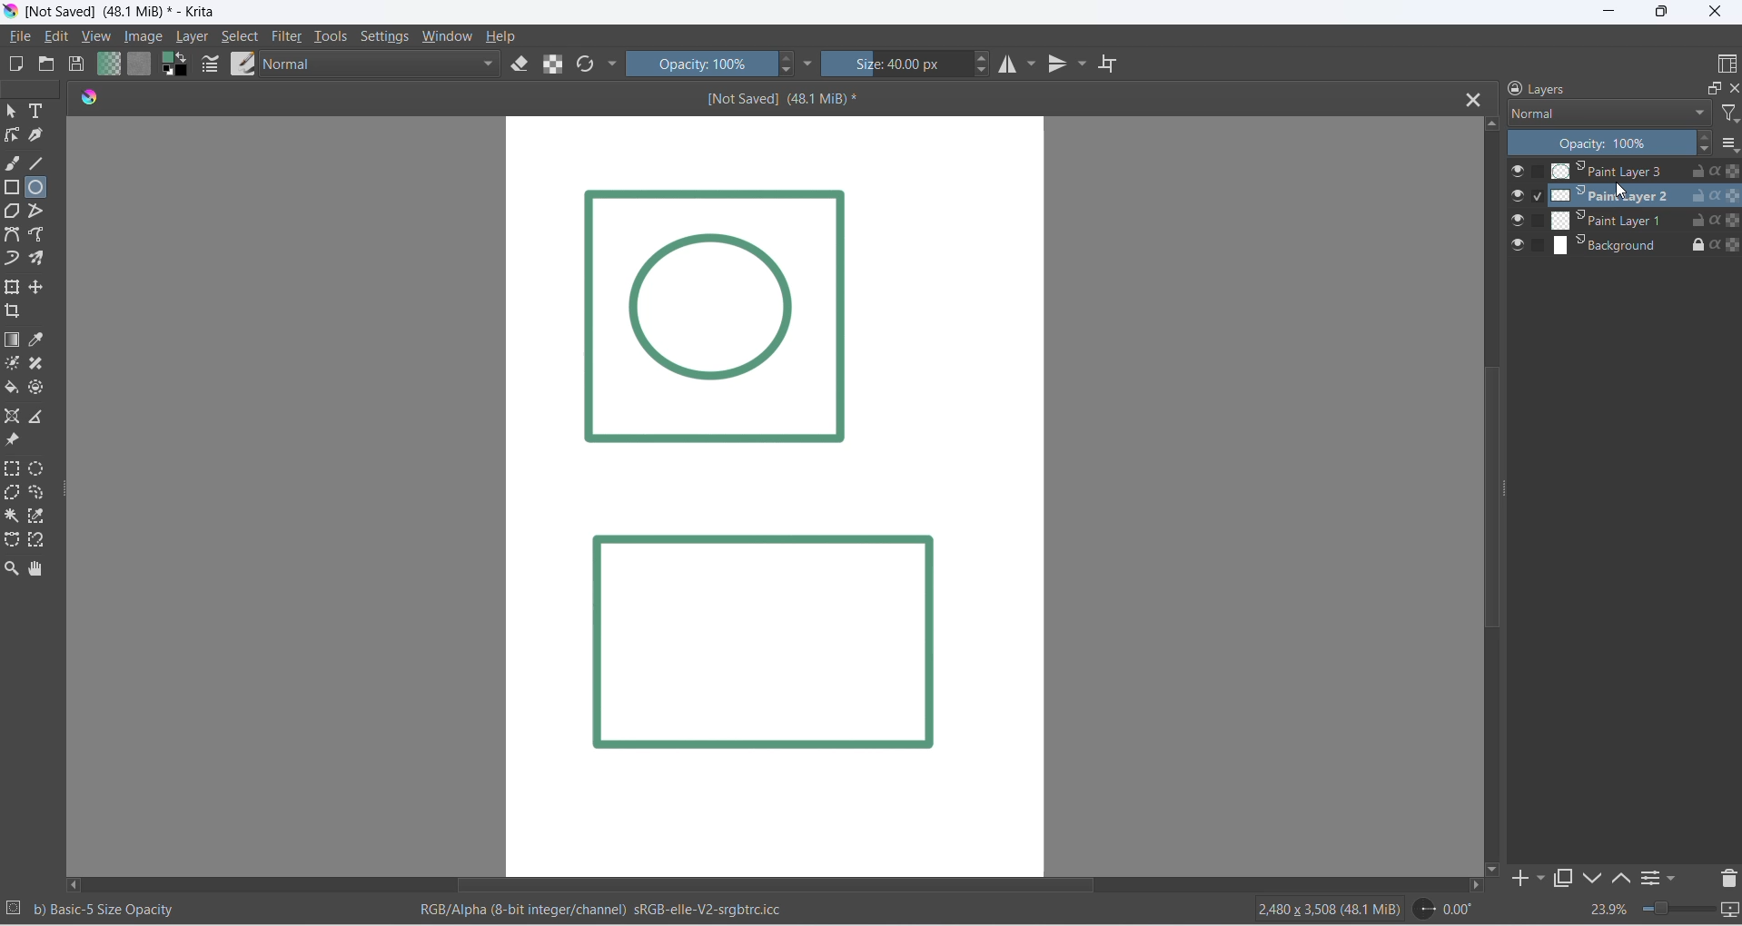 The height and width of the screenshot is (926, 1742). What do you see at coordinates (242, 64) in the screenshot?
I see `brush preset` at bounding box center [242, 64].